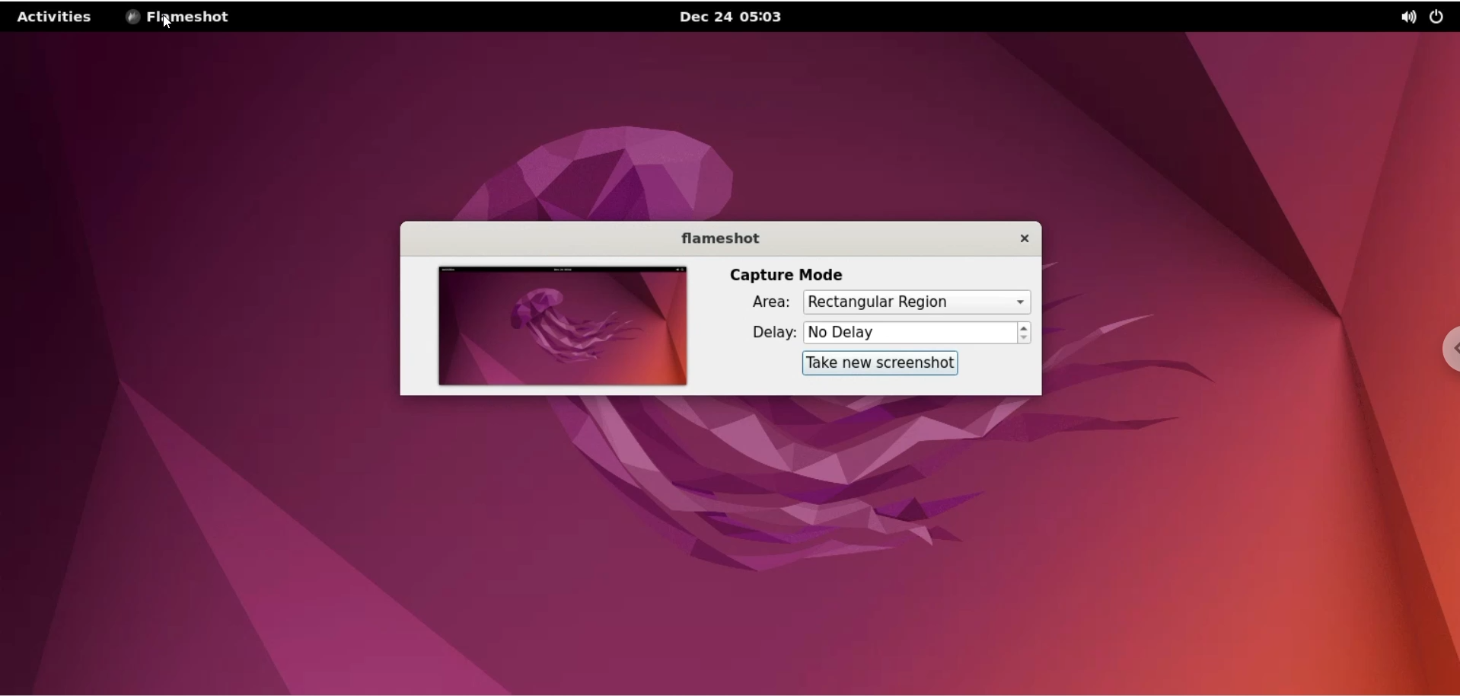  I want to click on delay:, so click(767, 330).